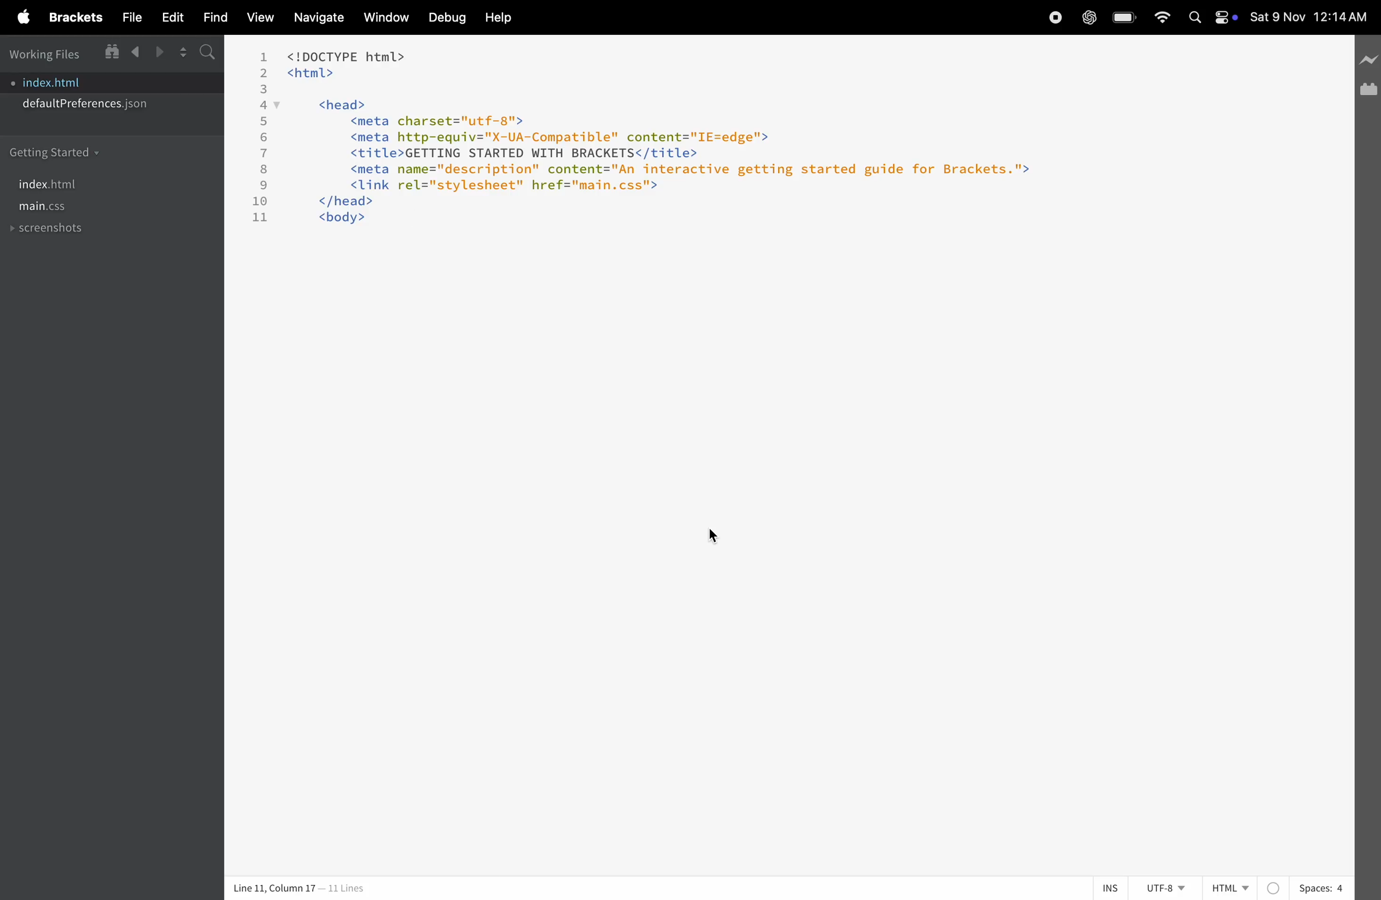  I want to click on window, so click(113, 53).